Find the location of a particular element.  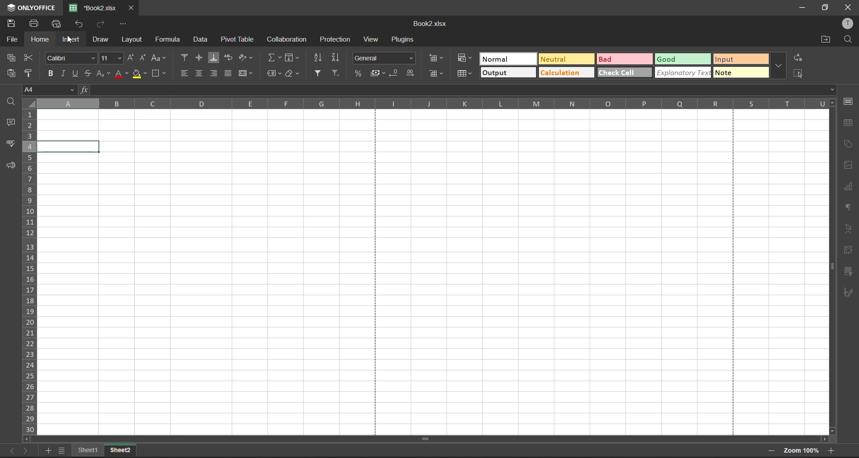

clear filter is located at coordinates (336, 72).